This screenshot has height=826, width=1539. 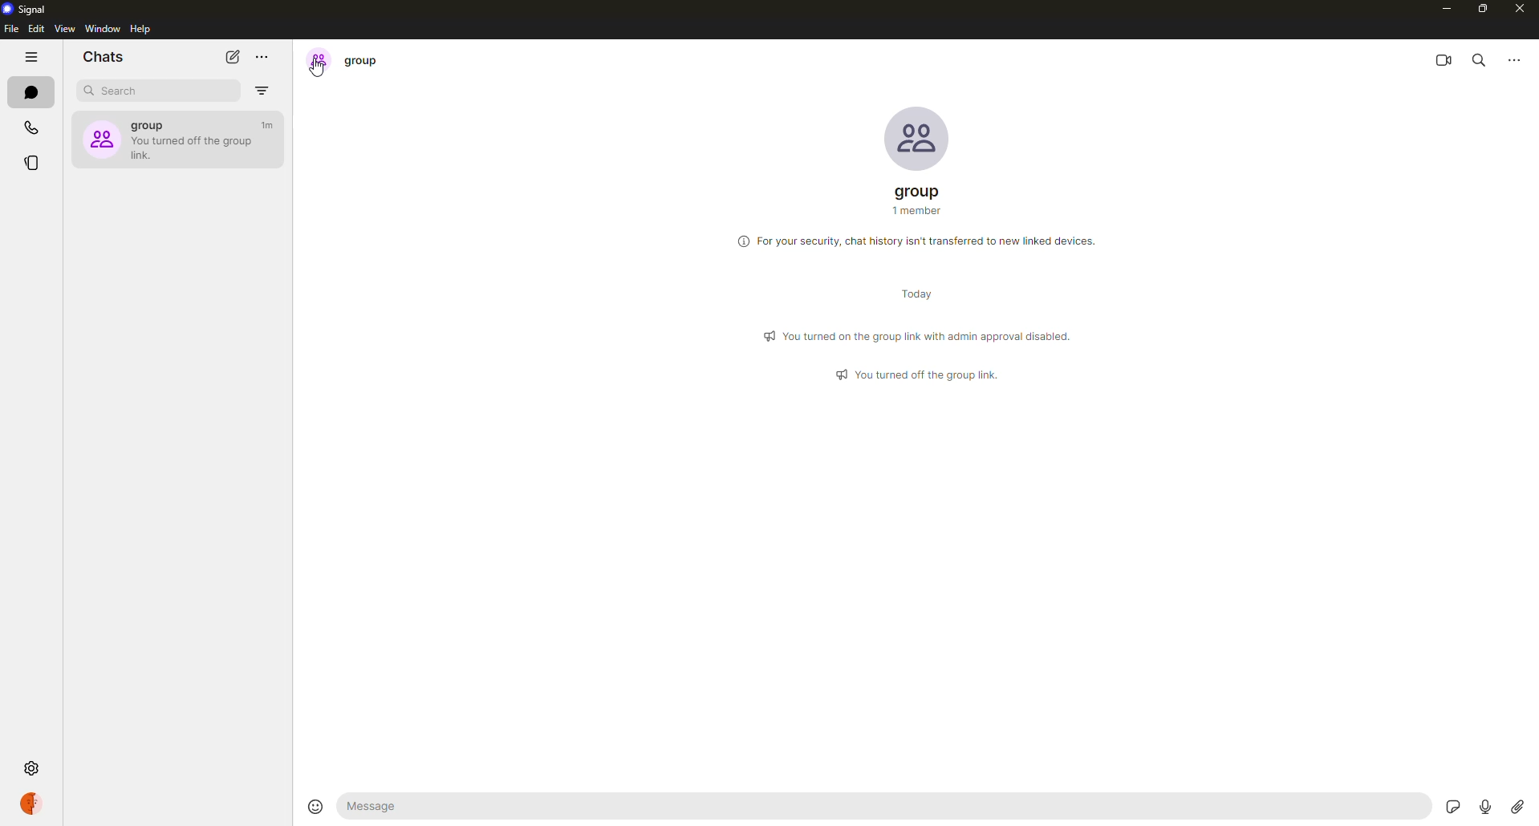 What do you see at coordinates (397, 808) in the screenshot?
I see `message` at bounding box center [397, 808].